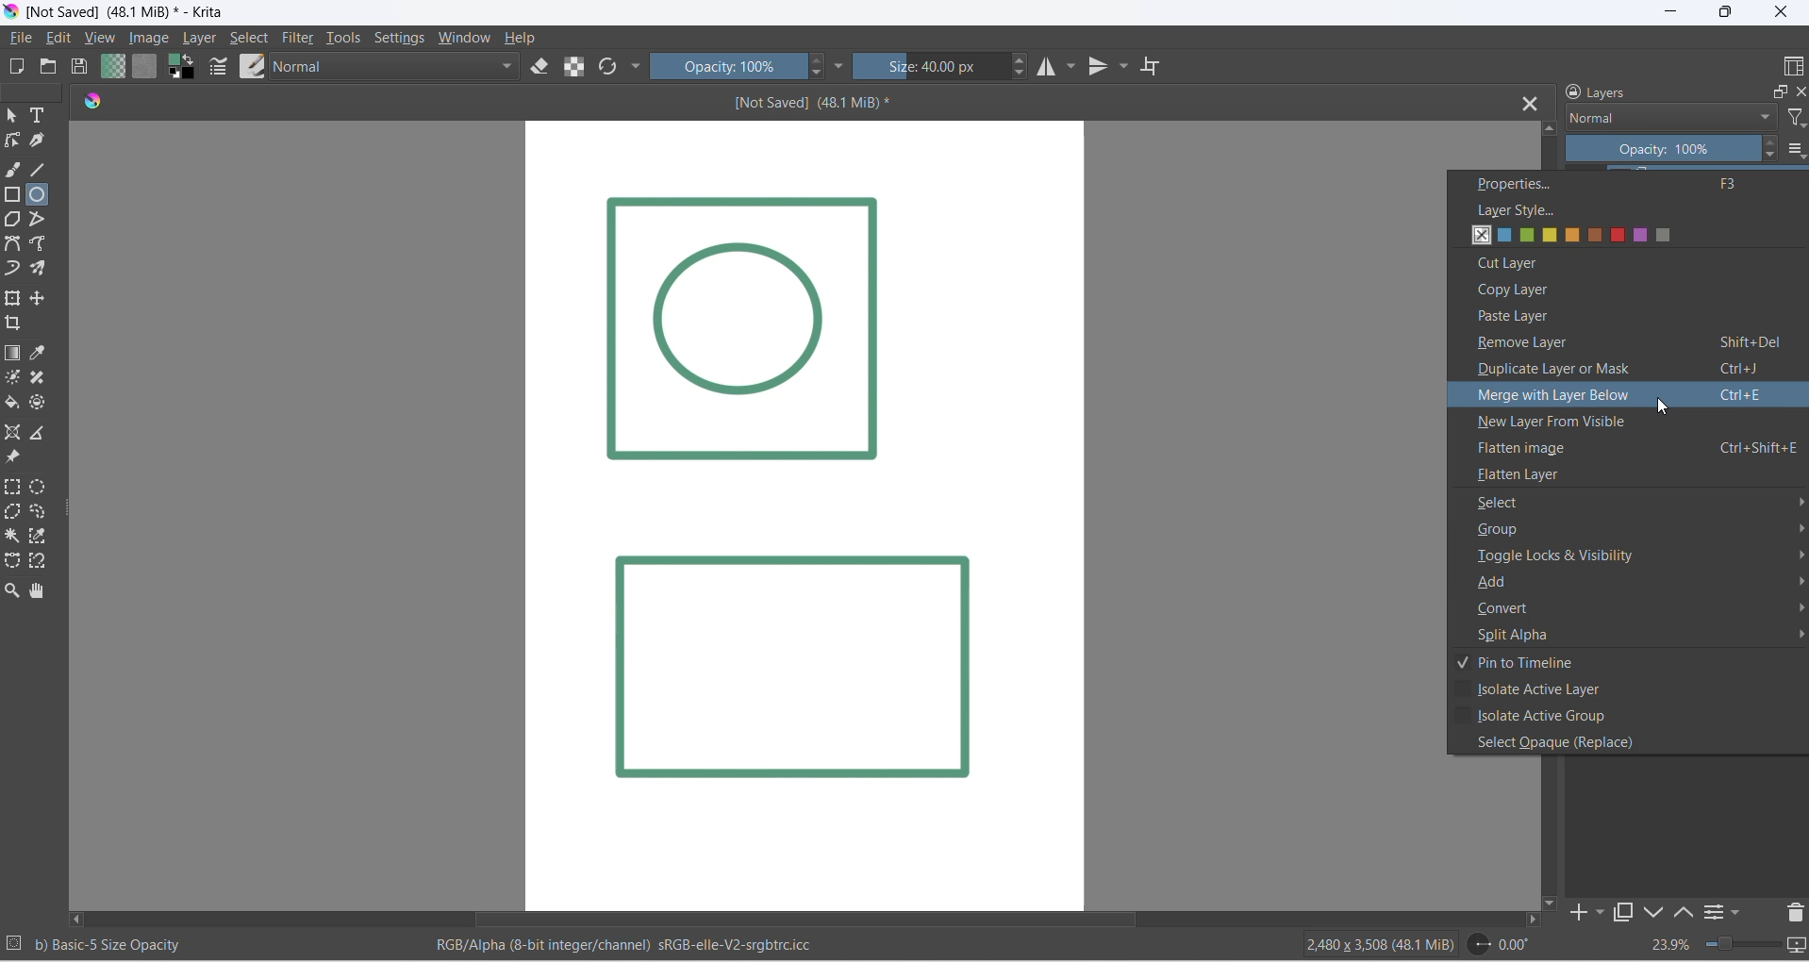  I want to click on Image layer 2, so click(798, 667).